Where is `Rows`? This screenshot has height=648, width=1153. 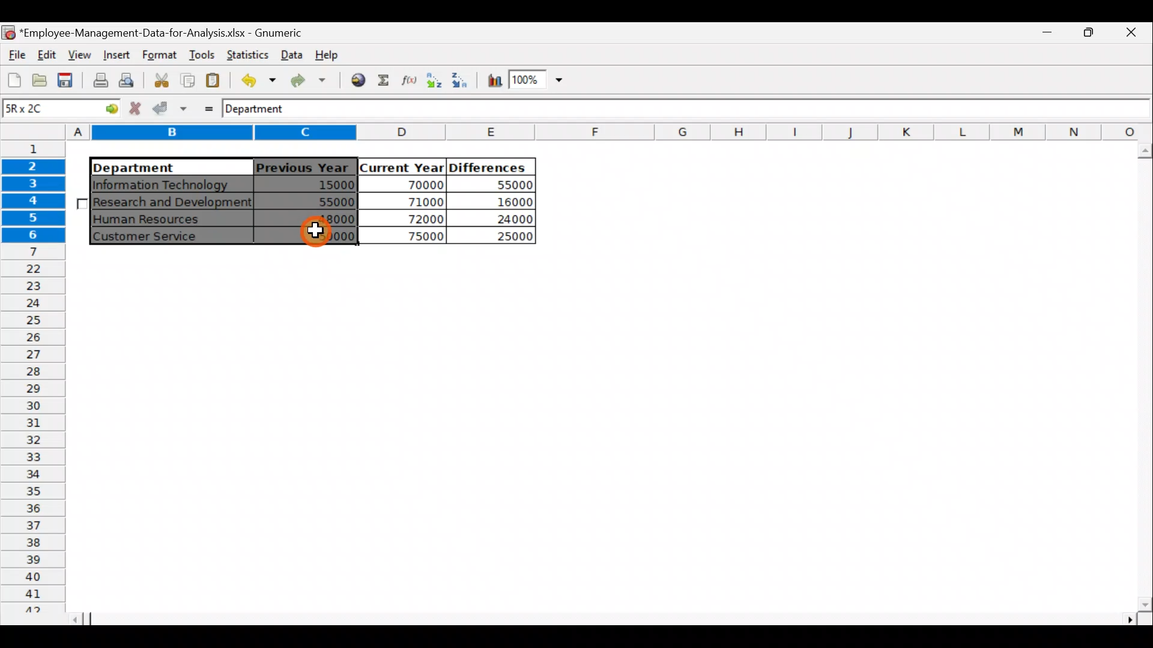
Rows is located at coordinates (35, 376).